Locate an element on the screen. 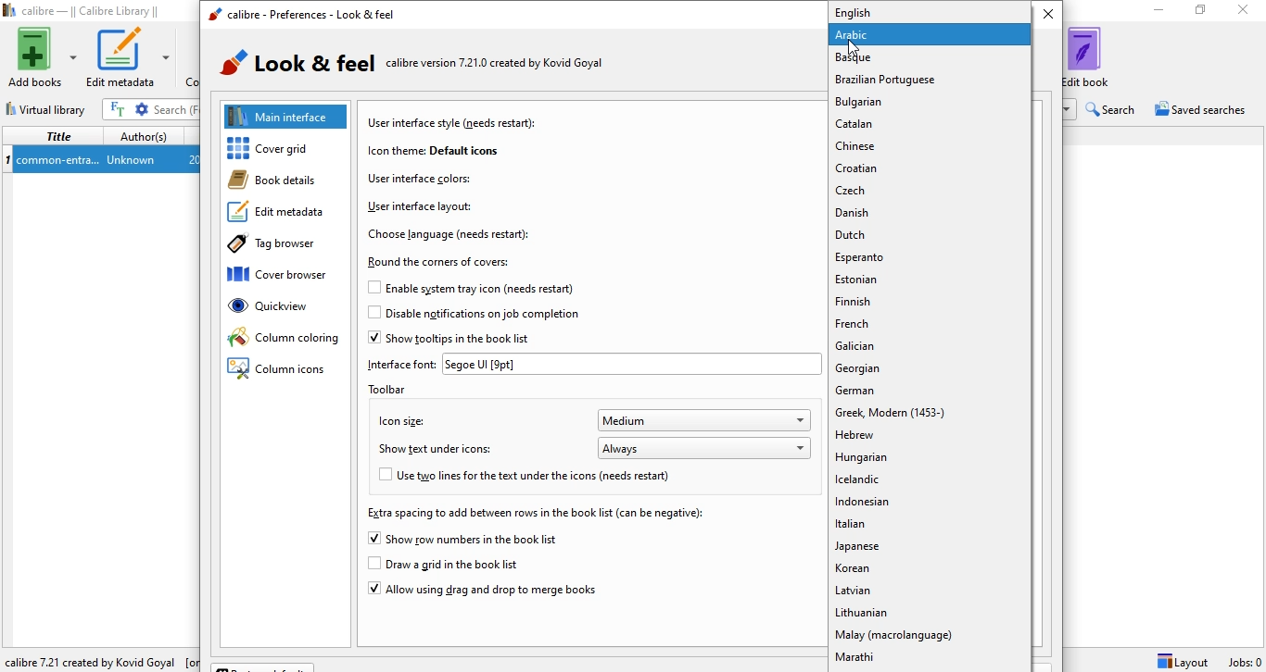  italian is located at coordinates (931, 526).